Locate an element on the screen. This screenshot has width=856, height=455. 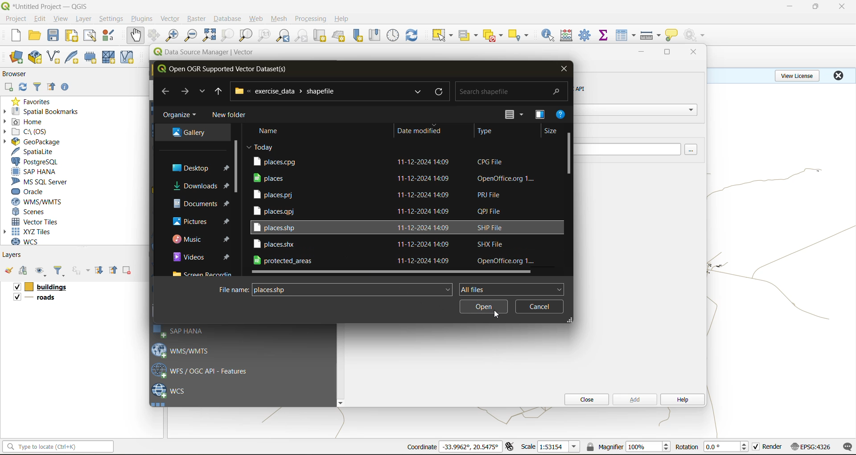
pan to selection is located at coordinates (154, 36).